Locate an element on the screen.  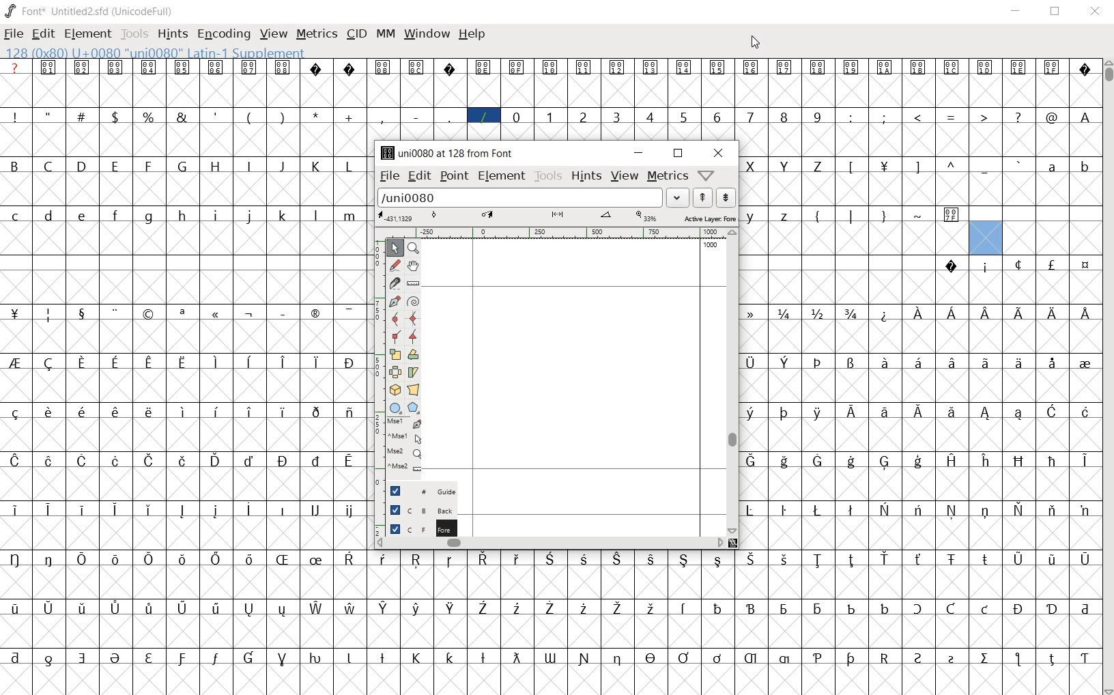
RESTORE is located at coordinates (1058, 13).